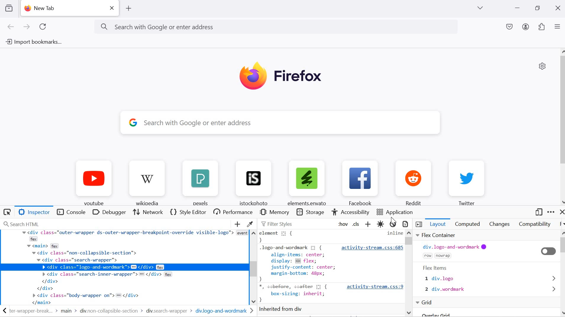  I want to click on {box-sizing: inherit,}, so click(295, 293).